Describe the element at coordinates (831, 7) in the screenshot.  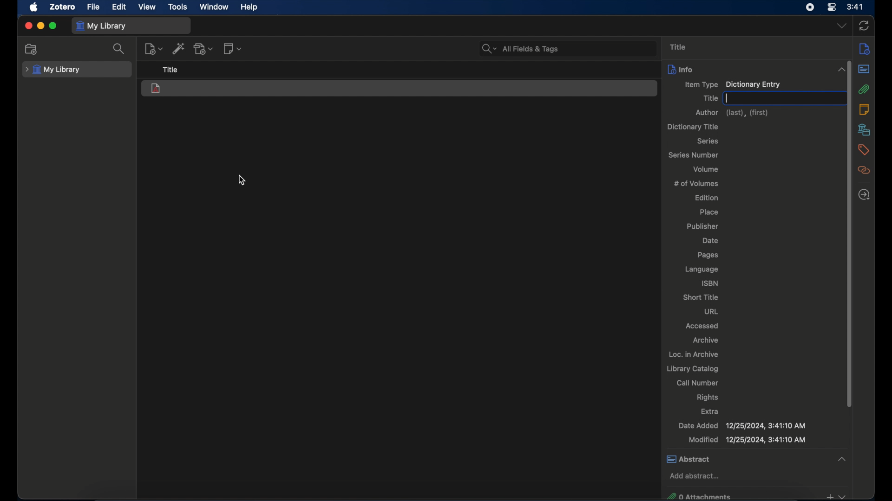
I see `control center` at that location.